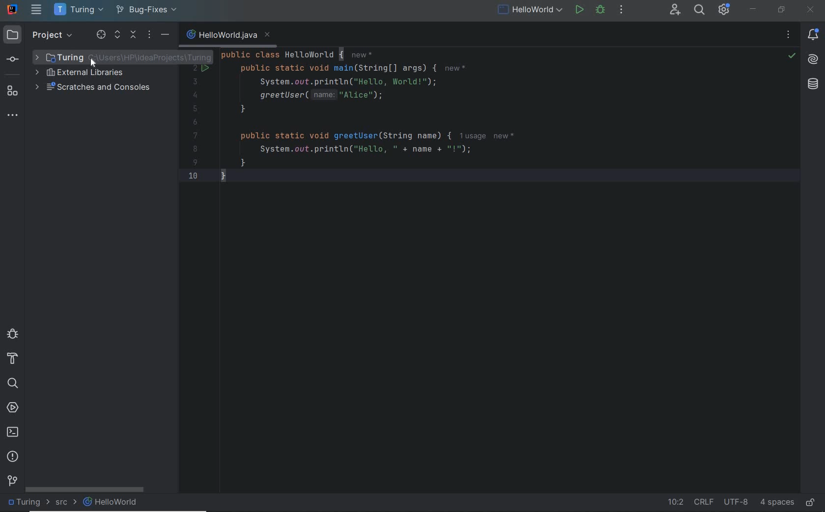 The width and height of the screenshot is (825, 512). Describe the element at coordinates (195, 123) in the screenshot. I see `6` at that location.